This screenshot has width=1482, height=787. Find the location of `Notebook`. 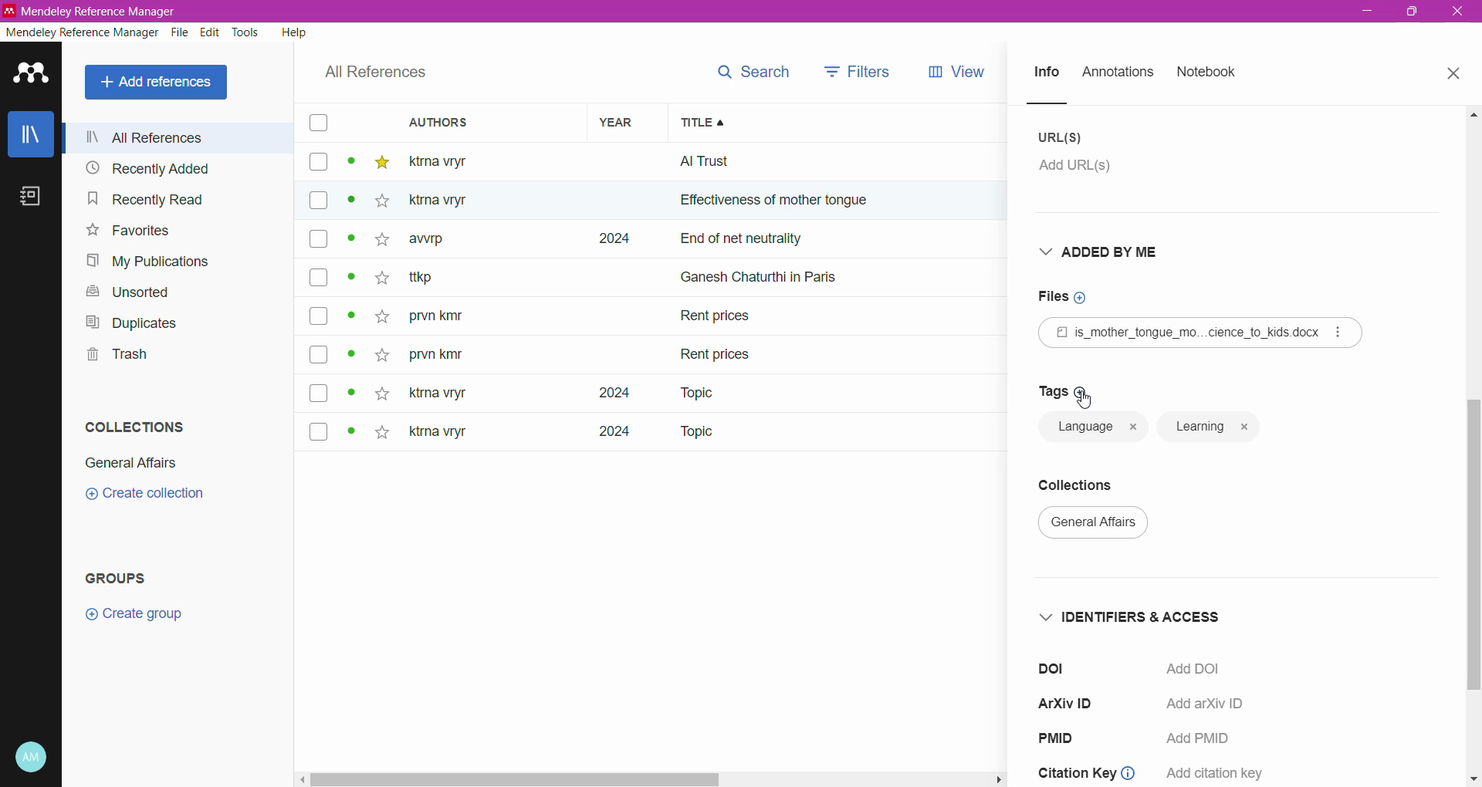

Notebook is located at coordinates (1207, 73).